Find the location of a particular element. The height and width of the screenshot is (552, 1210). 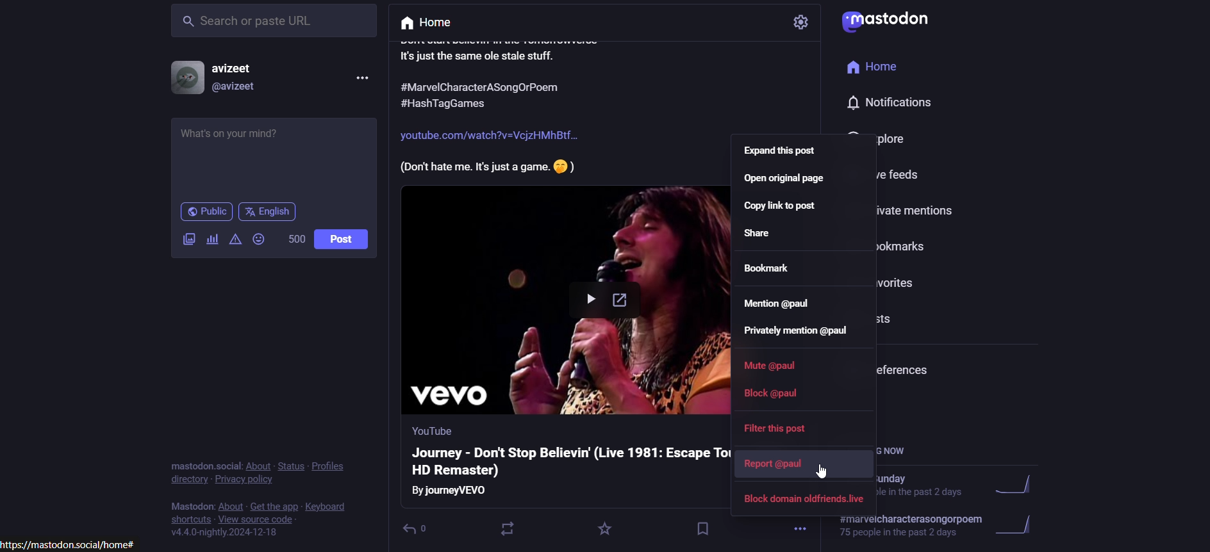

view source code is located at coordinates (281, 519).